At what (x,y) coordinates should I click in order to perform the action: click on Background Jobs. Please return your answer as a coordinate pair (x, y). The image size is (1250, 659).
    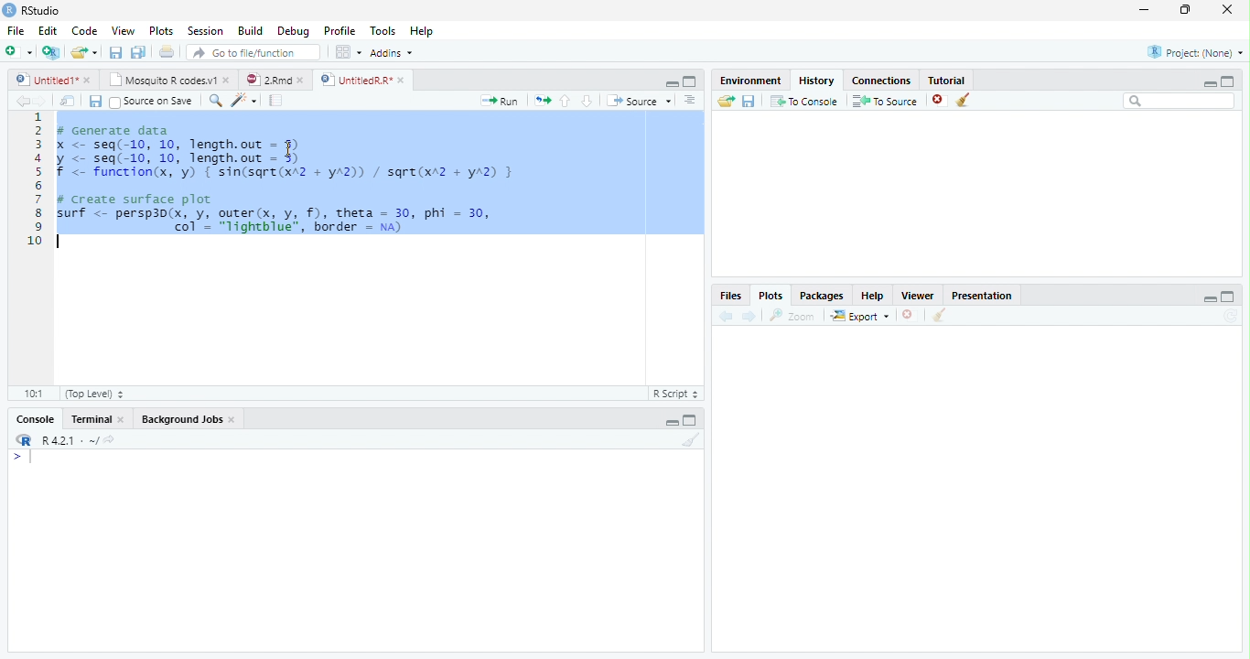
    Looking at the image, I should click on (182, 419).